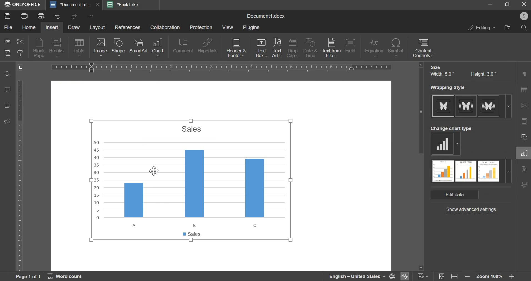  What do you see at coordinates (405, 276) in the screenshot?
I see `spelling` at bounding box center [405, 276].